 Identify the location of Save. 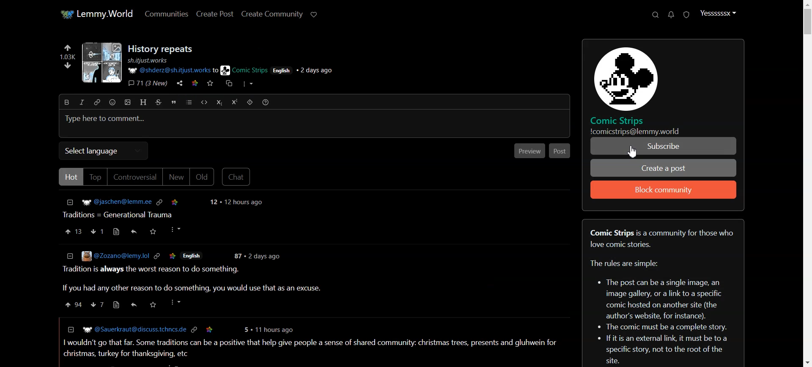
(175, 201).